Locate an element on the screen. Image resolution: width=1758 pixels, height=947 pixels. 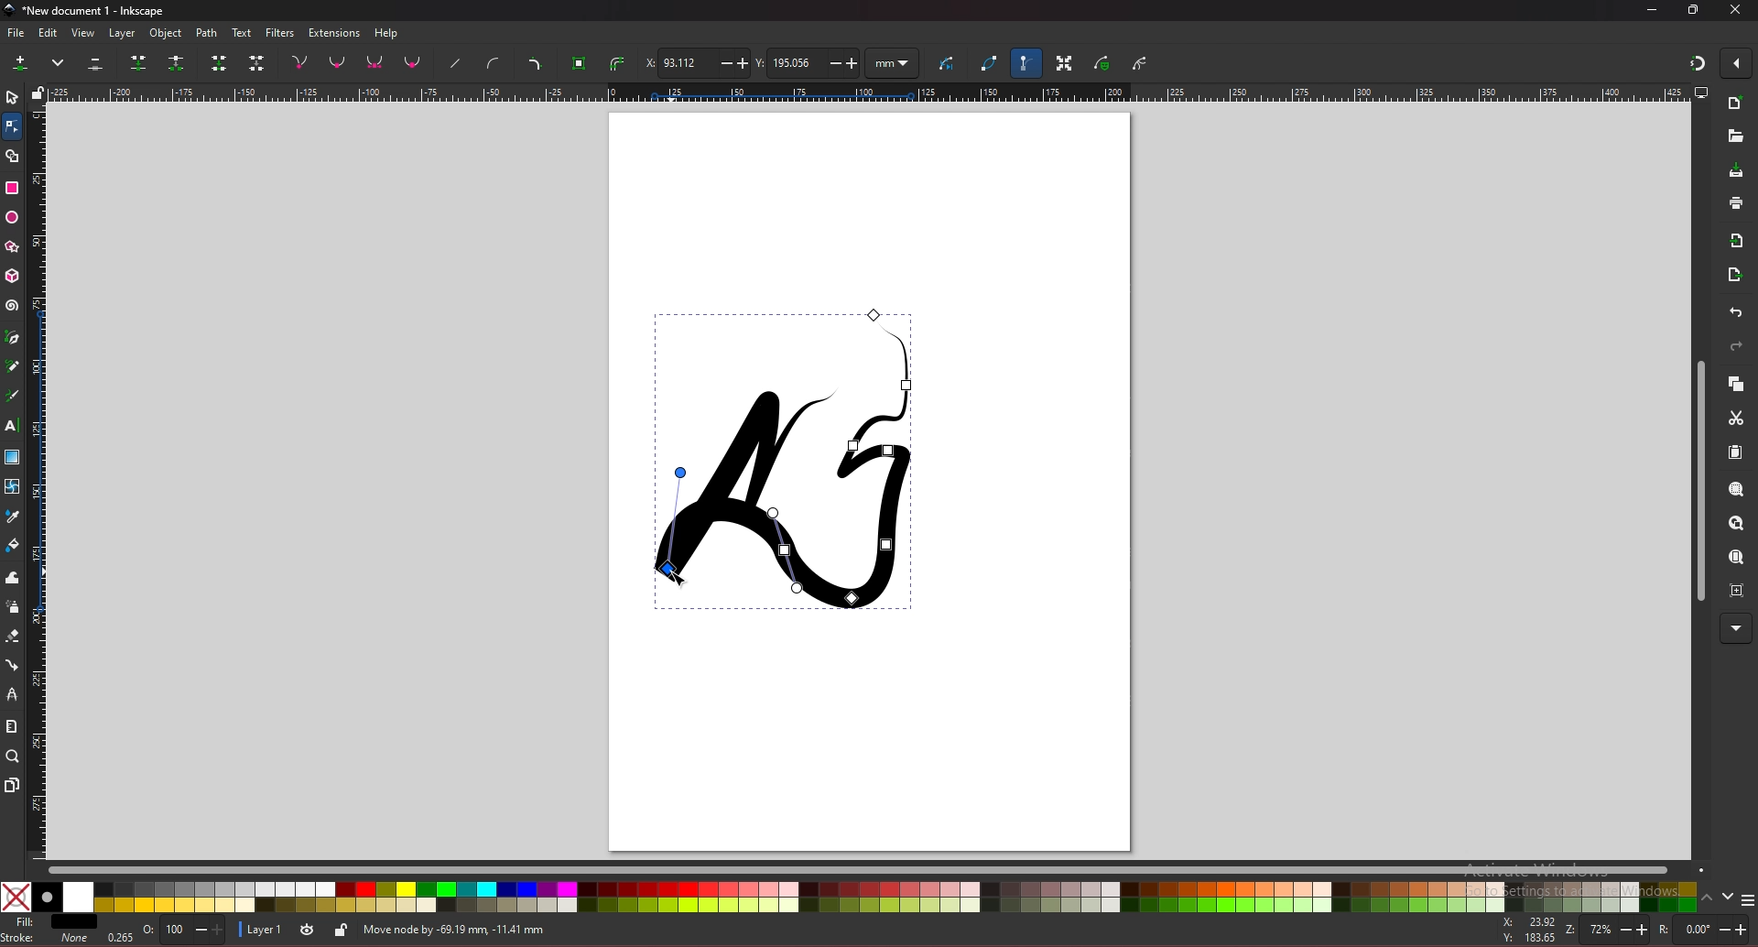
zoom is located at coordinates (1605, 930).